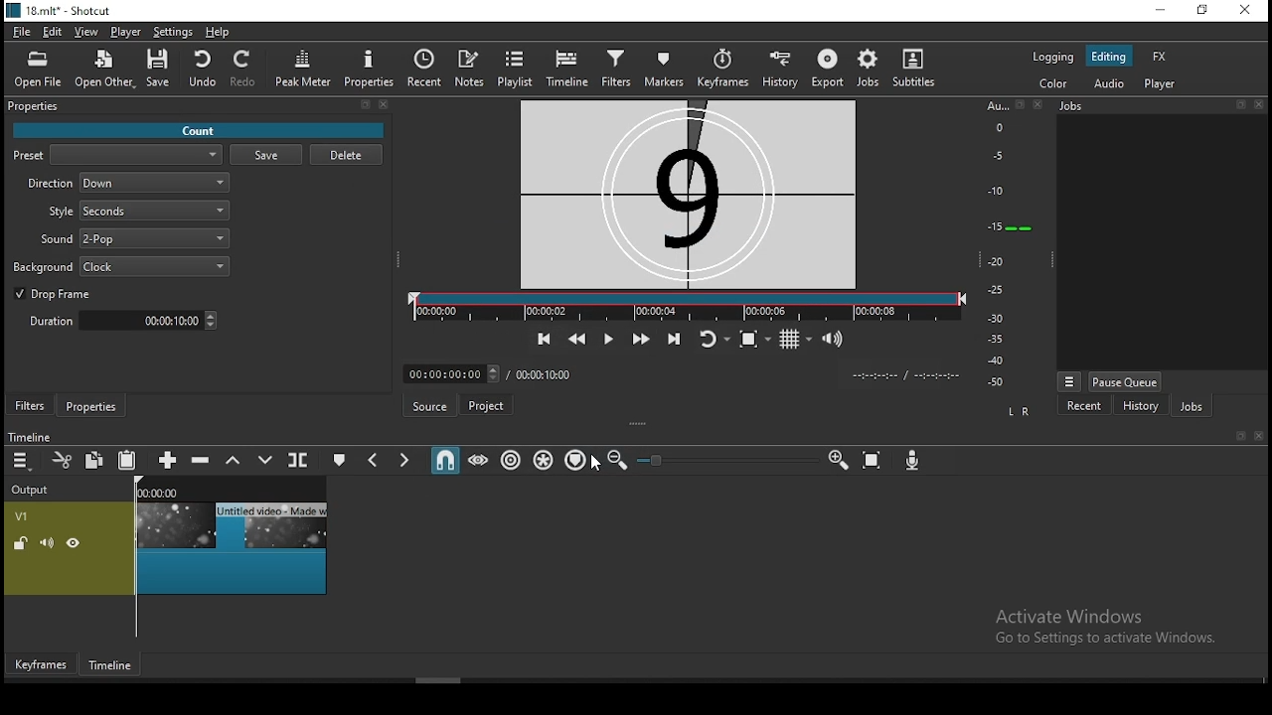 This screenshot has width=1272, height=715. What do you see at coordinates (1201, 12) in the screenshot?
I see `restore` at bounding box center [1201, 12].